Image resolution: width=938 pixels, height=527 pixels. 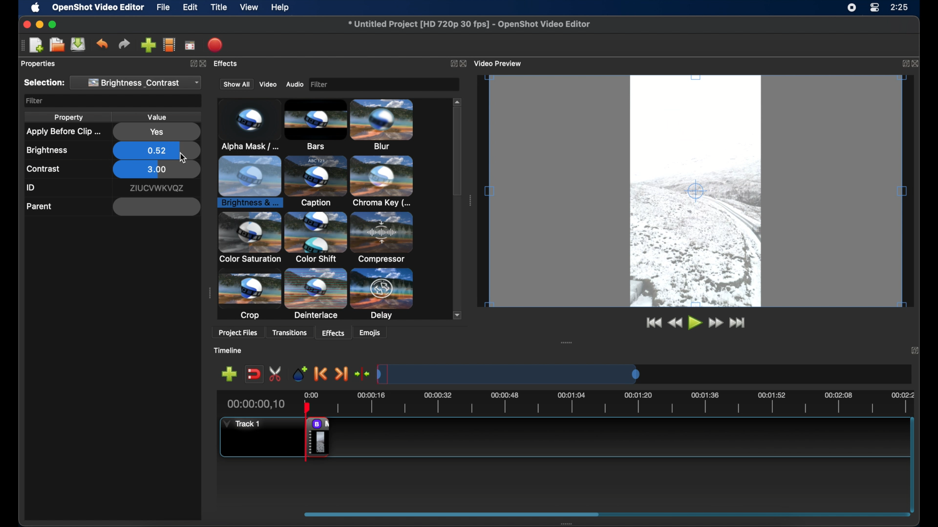 What do you see at coordinates (124, 44) in the screenshot?
I see `redo` at bounding box center [124, 44].